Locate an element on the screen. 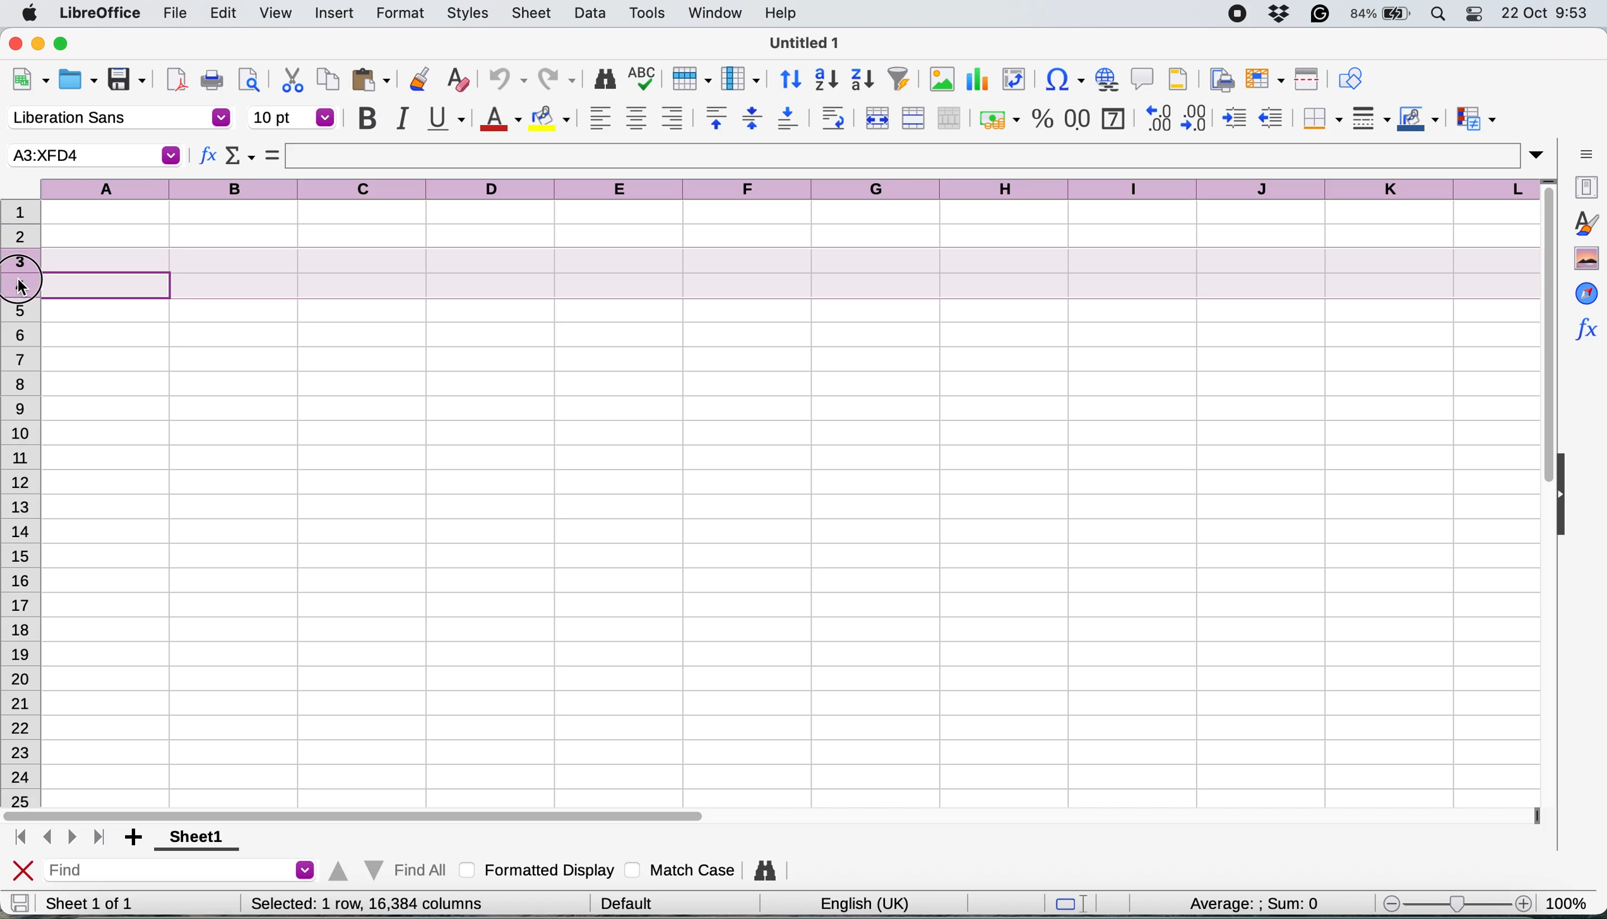 The width and height of the screenshot is (1607, 919). collapse is located at coordinates (1567, 497).